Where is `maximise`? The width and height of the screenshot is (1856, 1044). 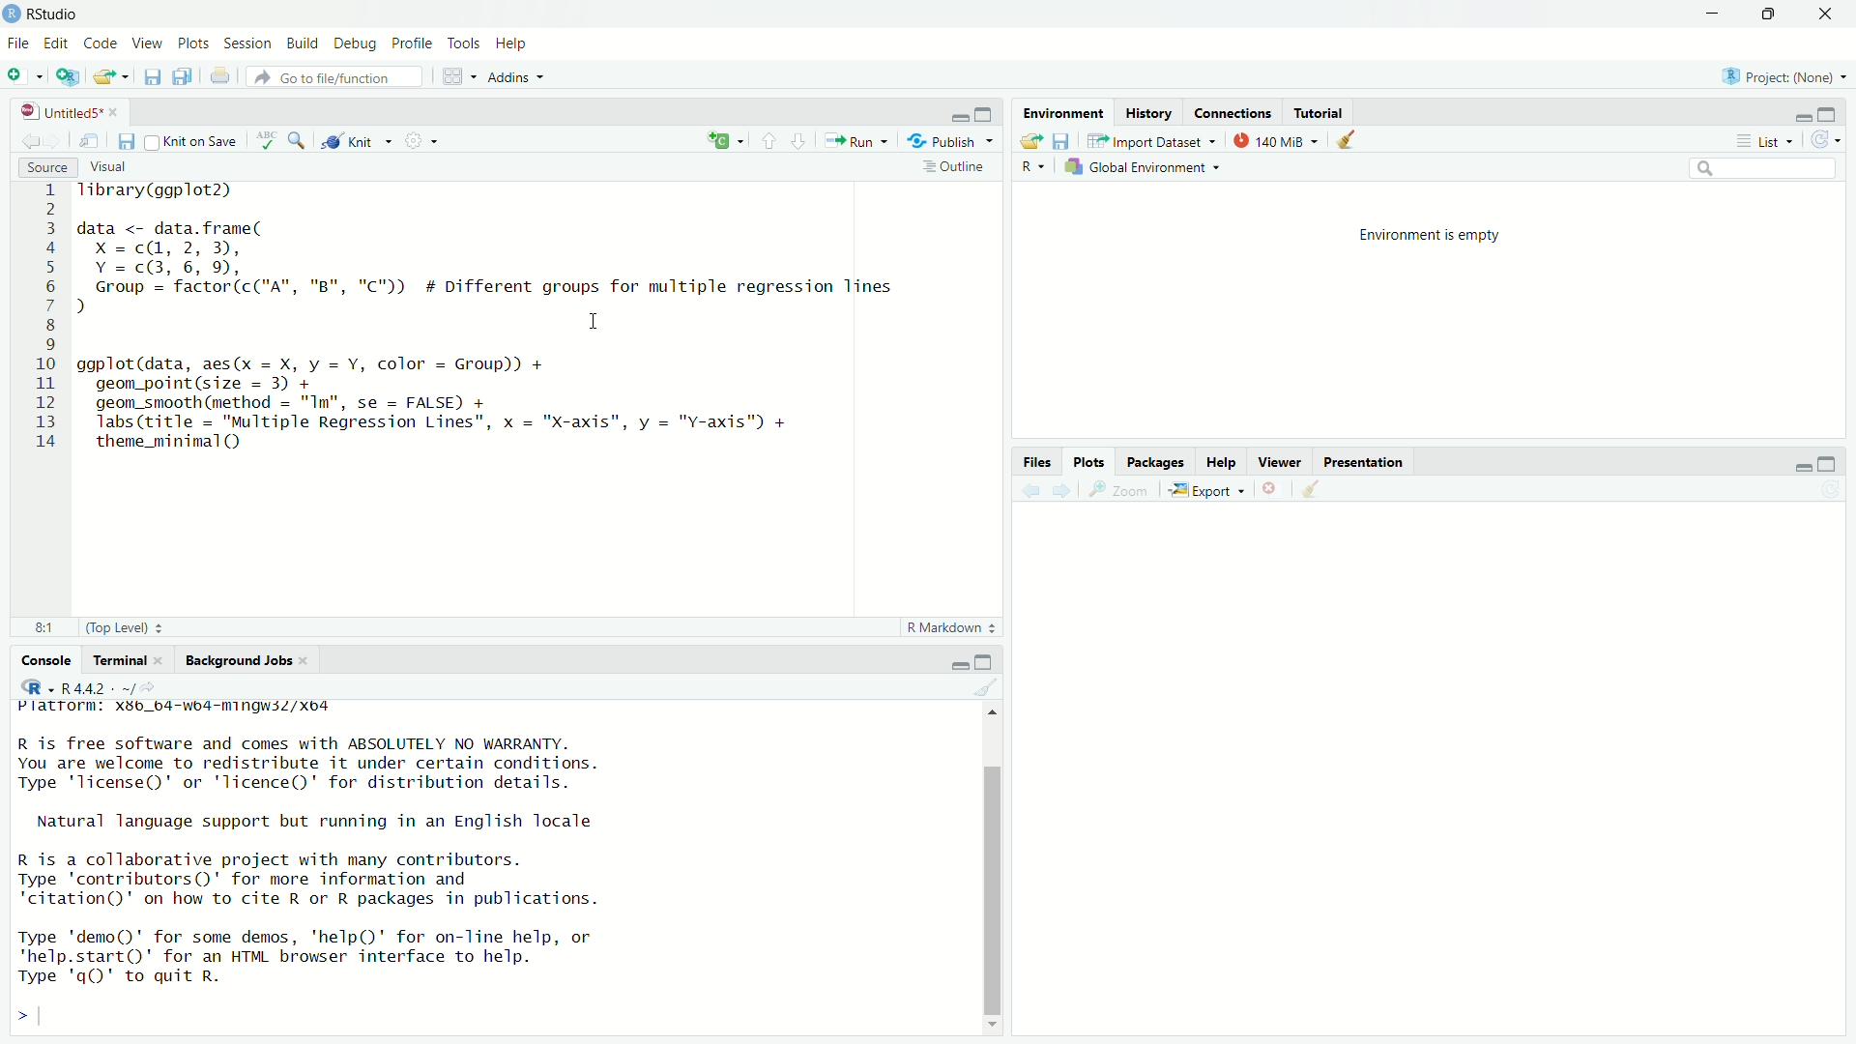
maximise is located at coordinates (1834, 462).